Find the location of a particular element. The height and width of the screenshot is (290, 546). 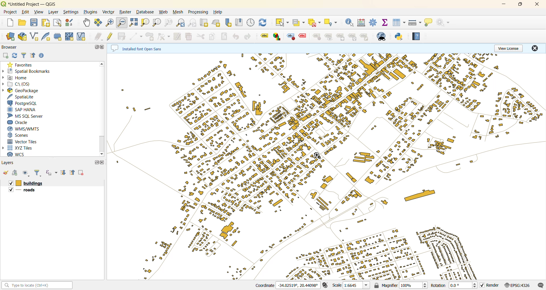

postgresql is located at coordinates (24, 104).